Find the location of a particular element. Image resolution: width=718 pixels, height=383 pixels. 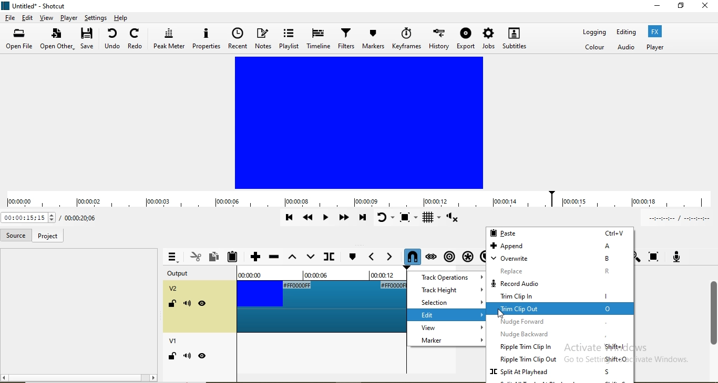

Next marker is located at coordinates (352, 257).